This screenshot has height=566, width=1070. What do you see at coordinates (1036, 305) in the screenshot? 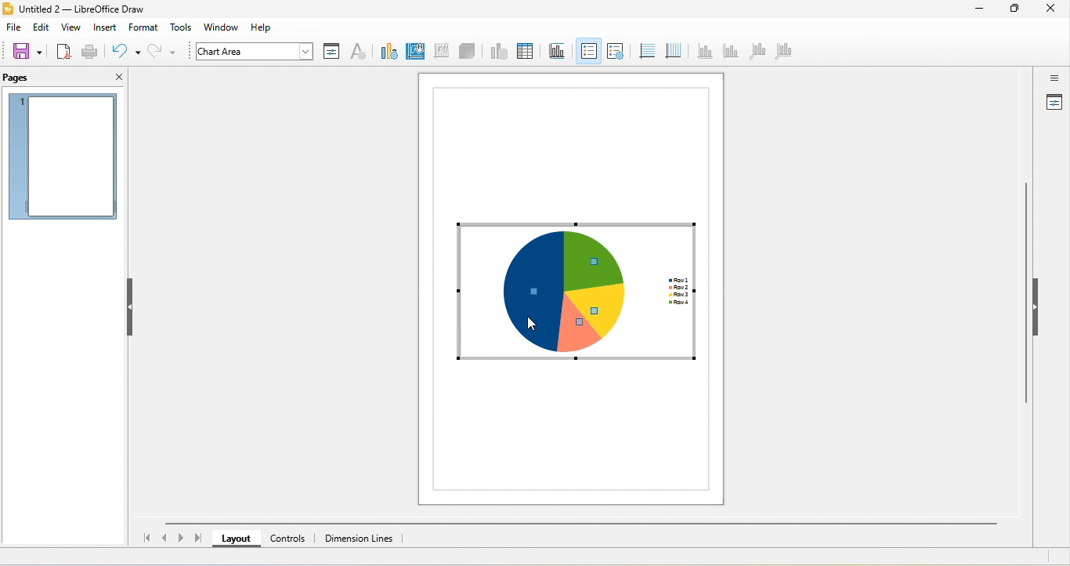
I see `hide` at bounding box center [1036, 305].